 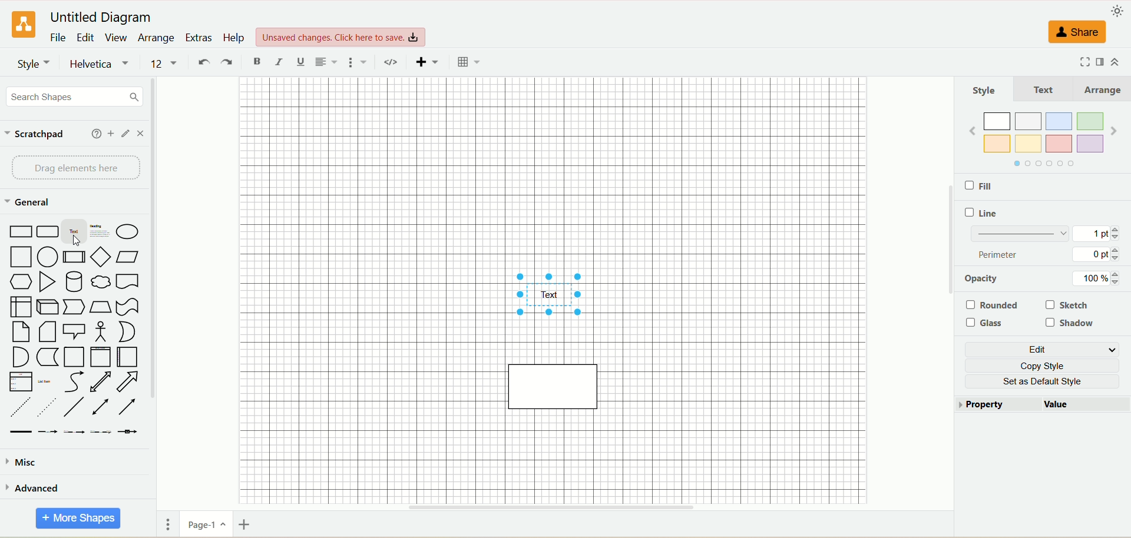 I want to click on vertical container, so click(x=100, y=356).